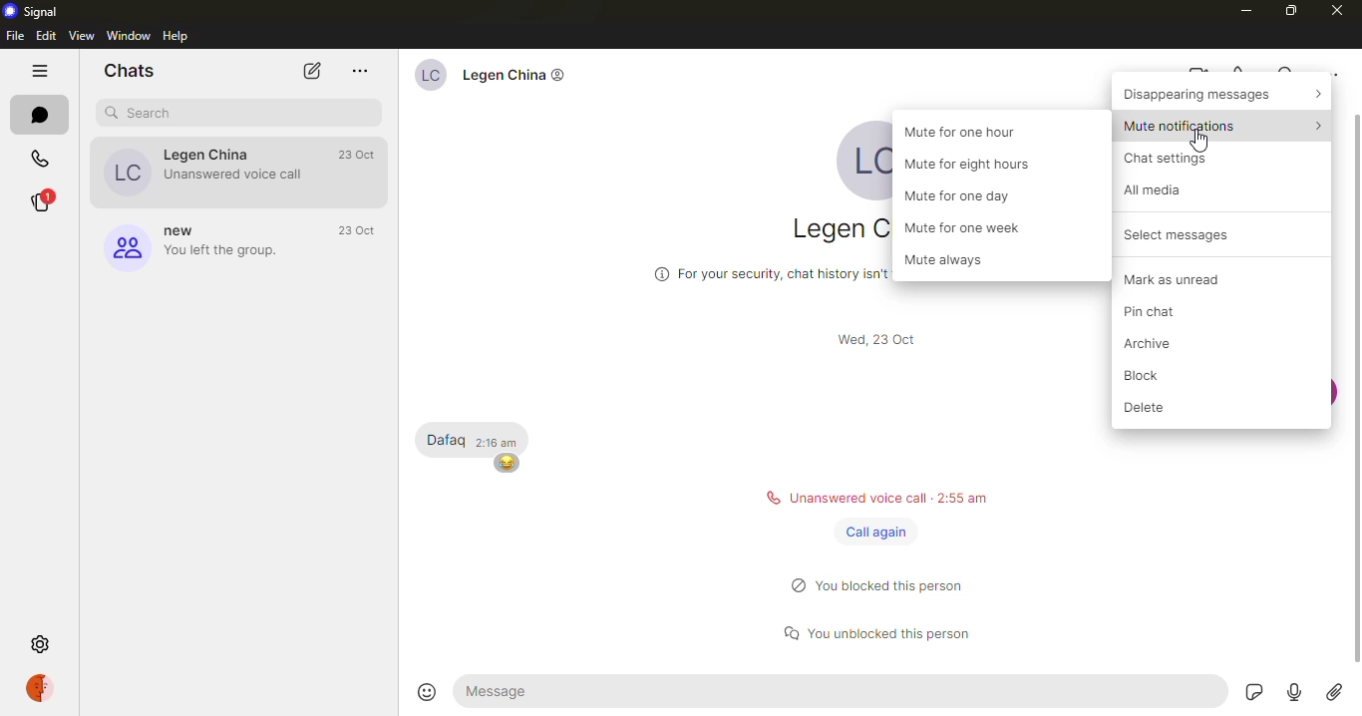  Describe the element at coordinates (203, 171) in the screenshot. I see `contact` at that location.